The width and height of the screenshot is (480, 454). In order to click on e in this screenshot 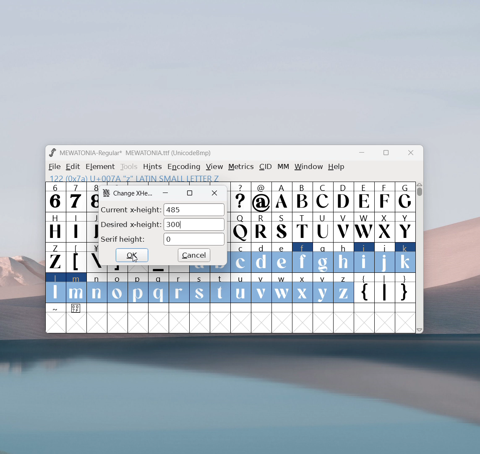, I will do `click(282, 258)`.